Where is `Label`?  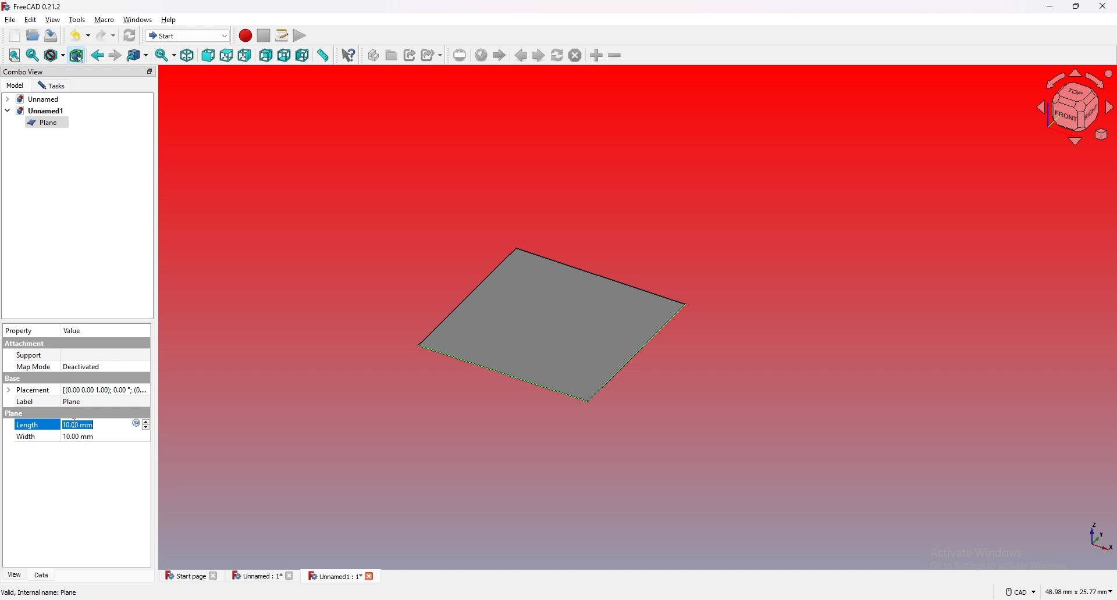 Label is located at coordinates (29, 401).